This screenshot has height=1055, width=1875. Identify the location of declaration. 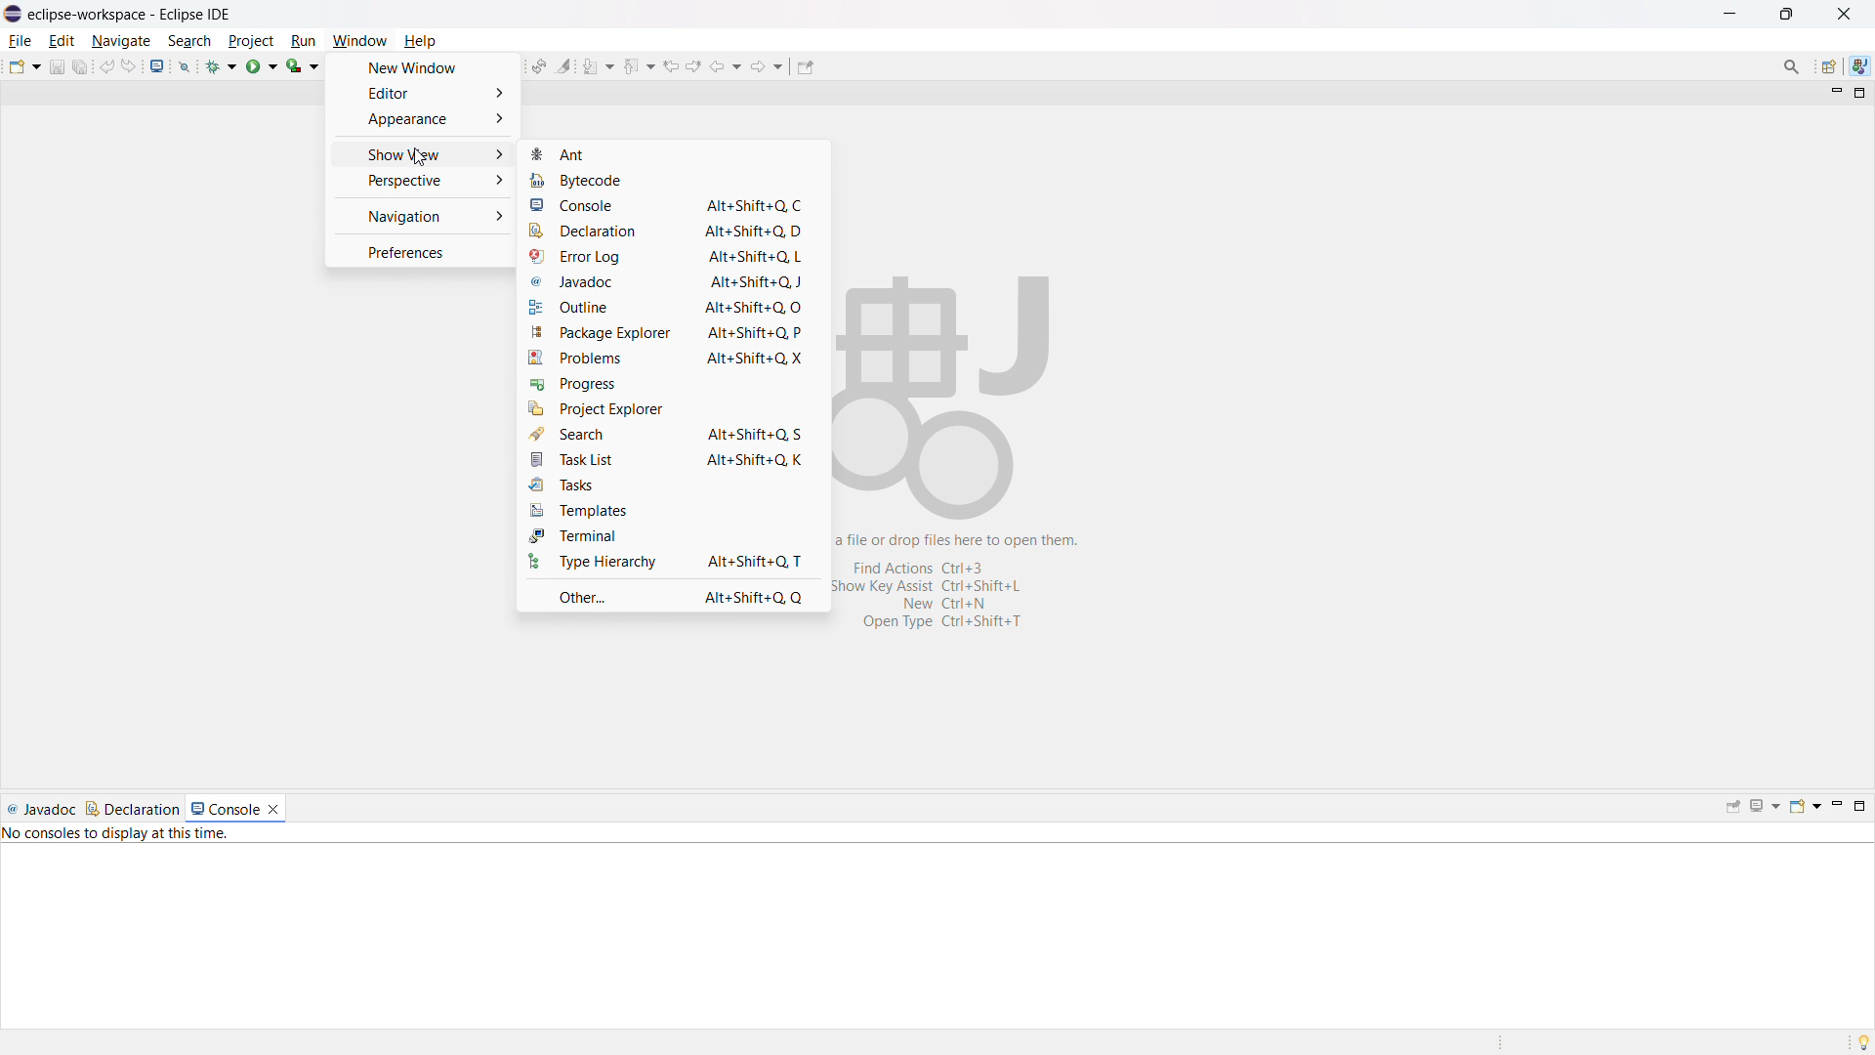
(672, 230).